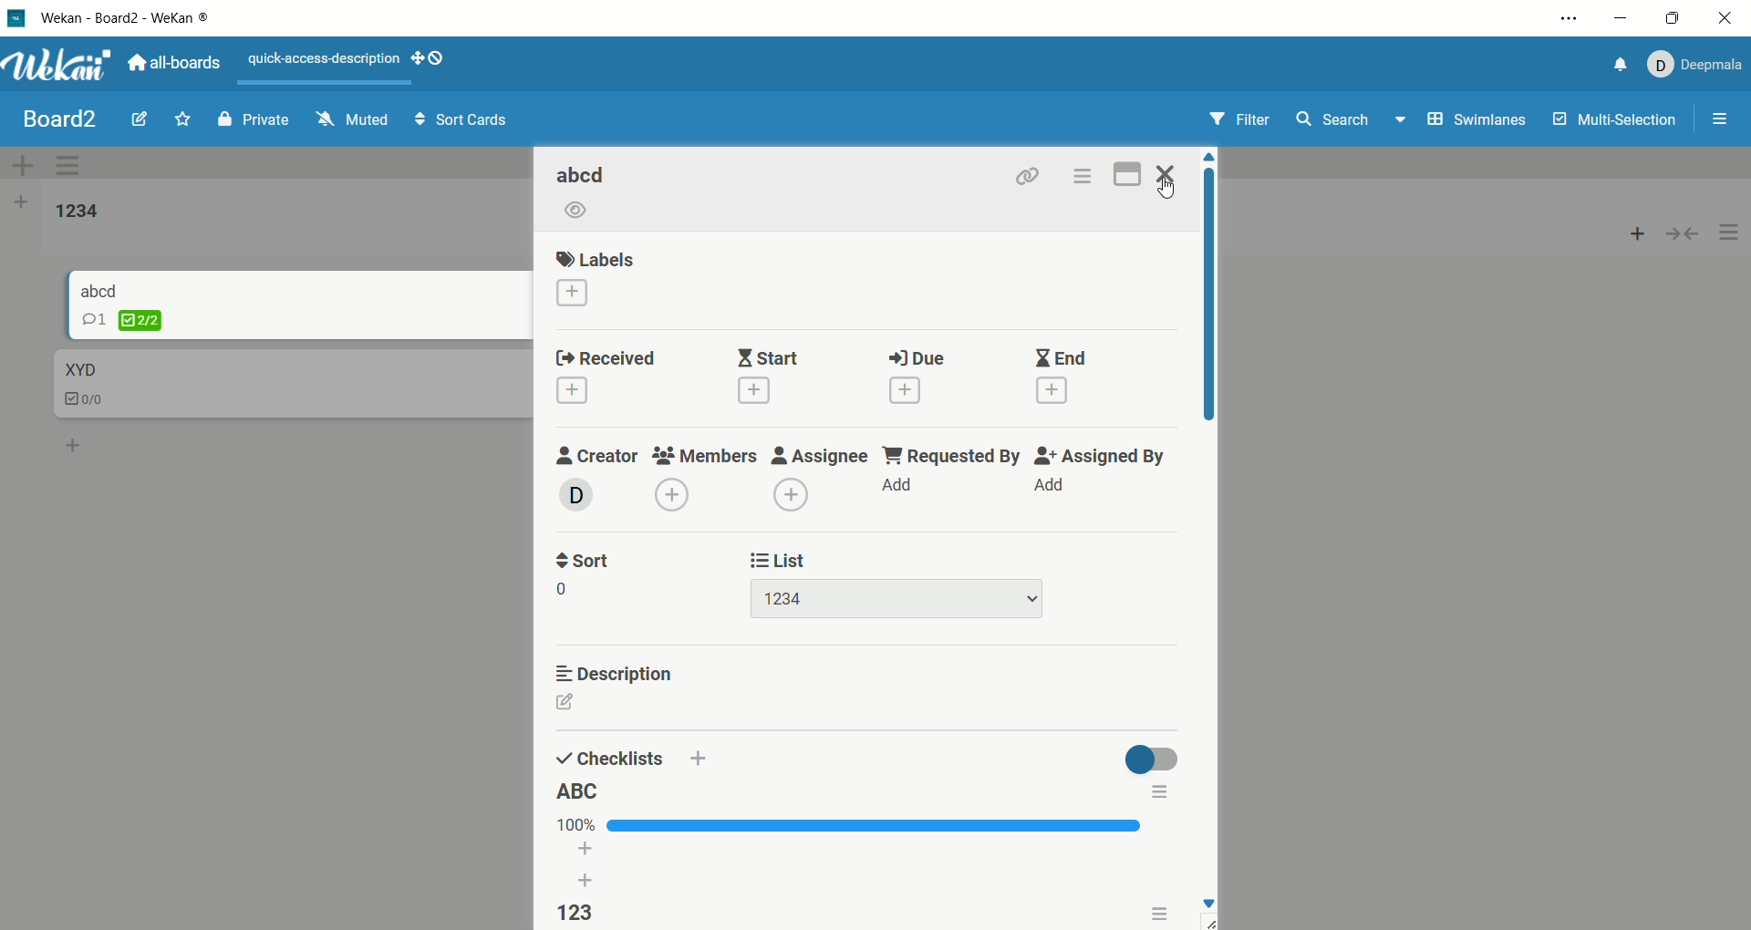 This screenshot has height=930, width=1751. Describe the element at coordinates (1672, 16) in the screenshot. I see `maximize` at that location.